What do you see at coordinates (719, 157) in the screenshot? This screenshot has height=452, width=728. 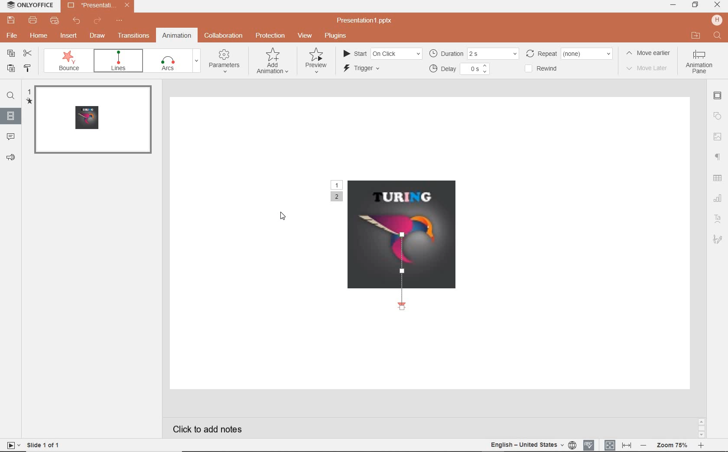 I see `paragraph settings` at bounding box center [719, 157].